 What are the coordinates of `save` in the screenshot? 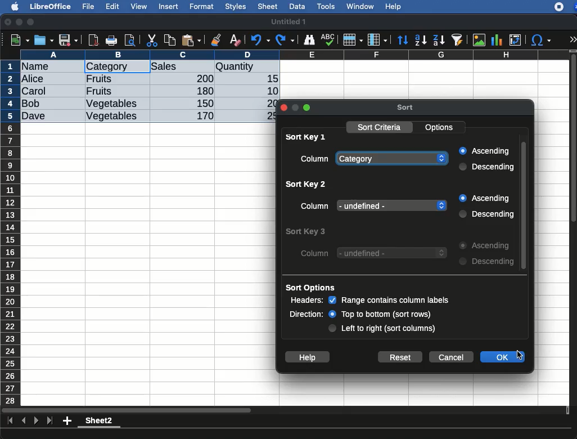 It's located at (44, 40).